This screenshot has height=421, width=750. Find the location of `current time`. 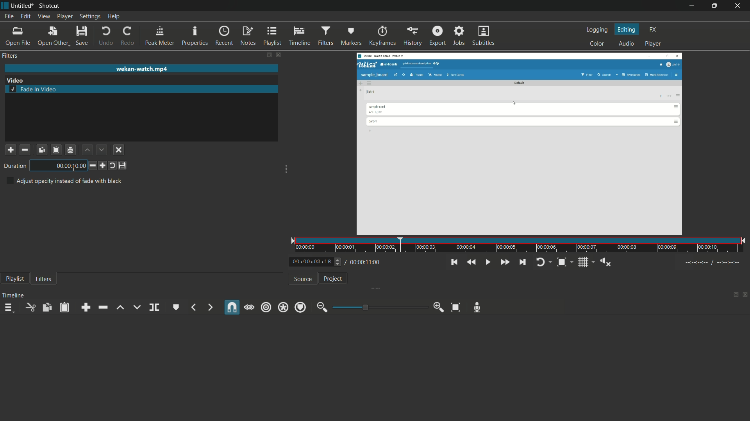

current time is located at coordinates (309, 262).